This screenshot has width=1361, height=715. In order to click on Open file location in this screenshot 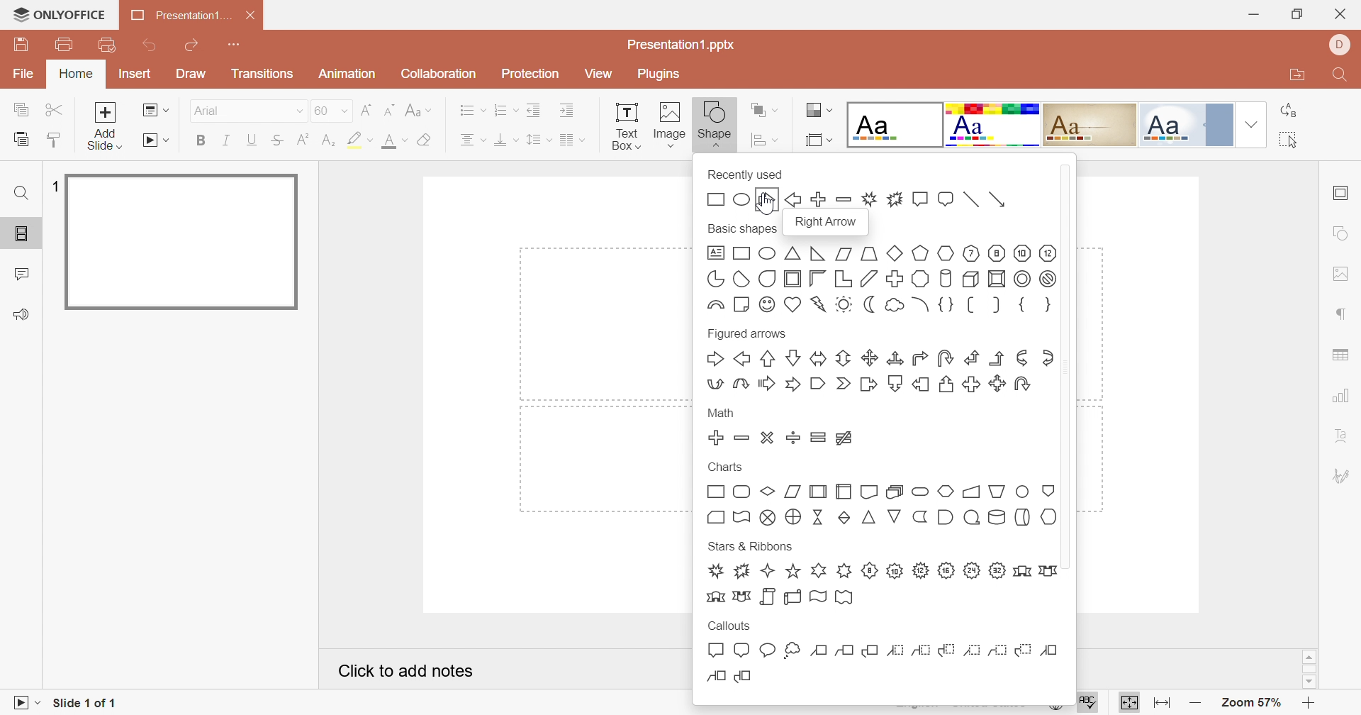, I will do `click(1297, 72)`.